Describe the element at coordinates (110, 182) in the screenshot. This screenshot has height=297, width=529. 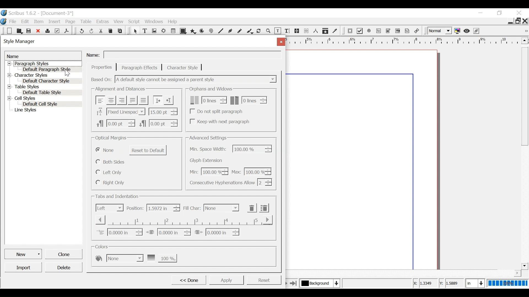
I see `(un)select Right only` at that location.